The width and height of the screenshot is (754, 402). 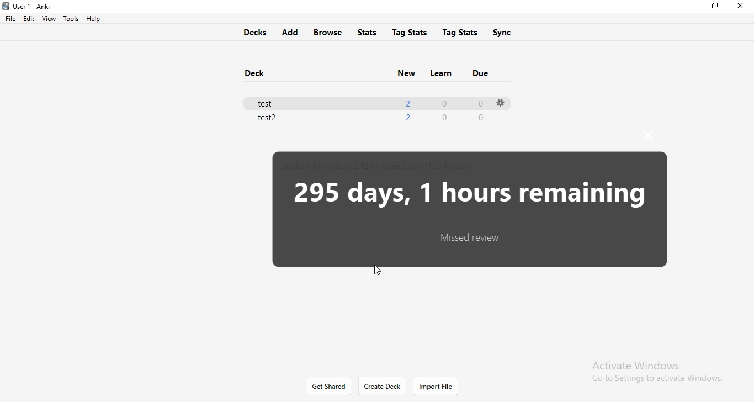 I want to click on deck, so click(x=258, y=74).